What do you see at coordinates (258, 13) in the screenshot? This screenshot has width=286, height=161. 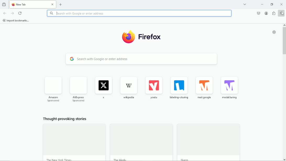 I see `save to pocket` at bounding box center [258, 13].